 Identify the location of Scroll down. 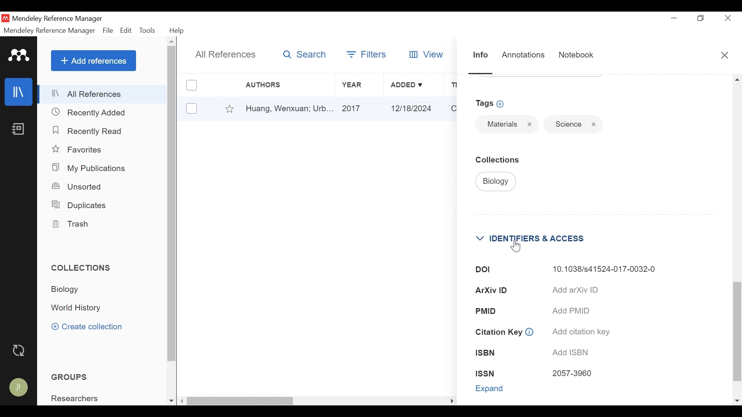
(737, 401).